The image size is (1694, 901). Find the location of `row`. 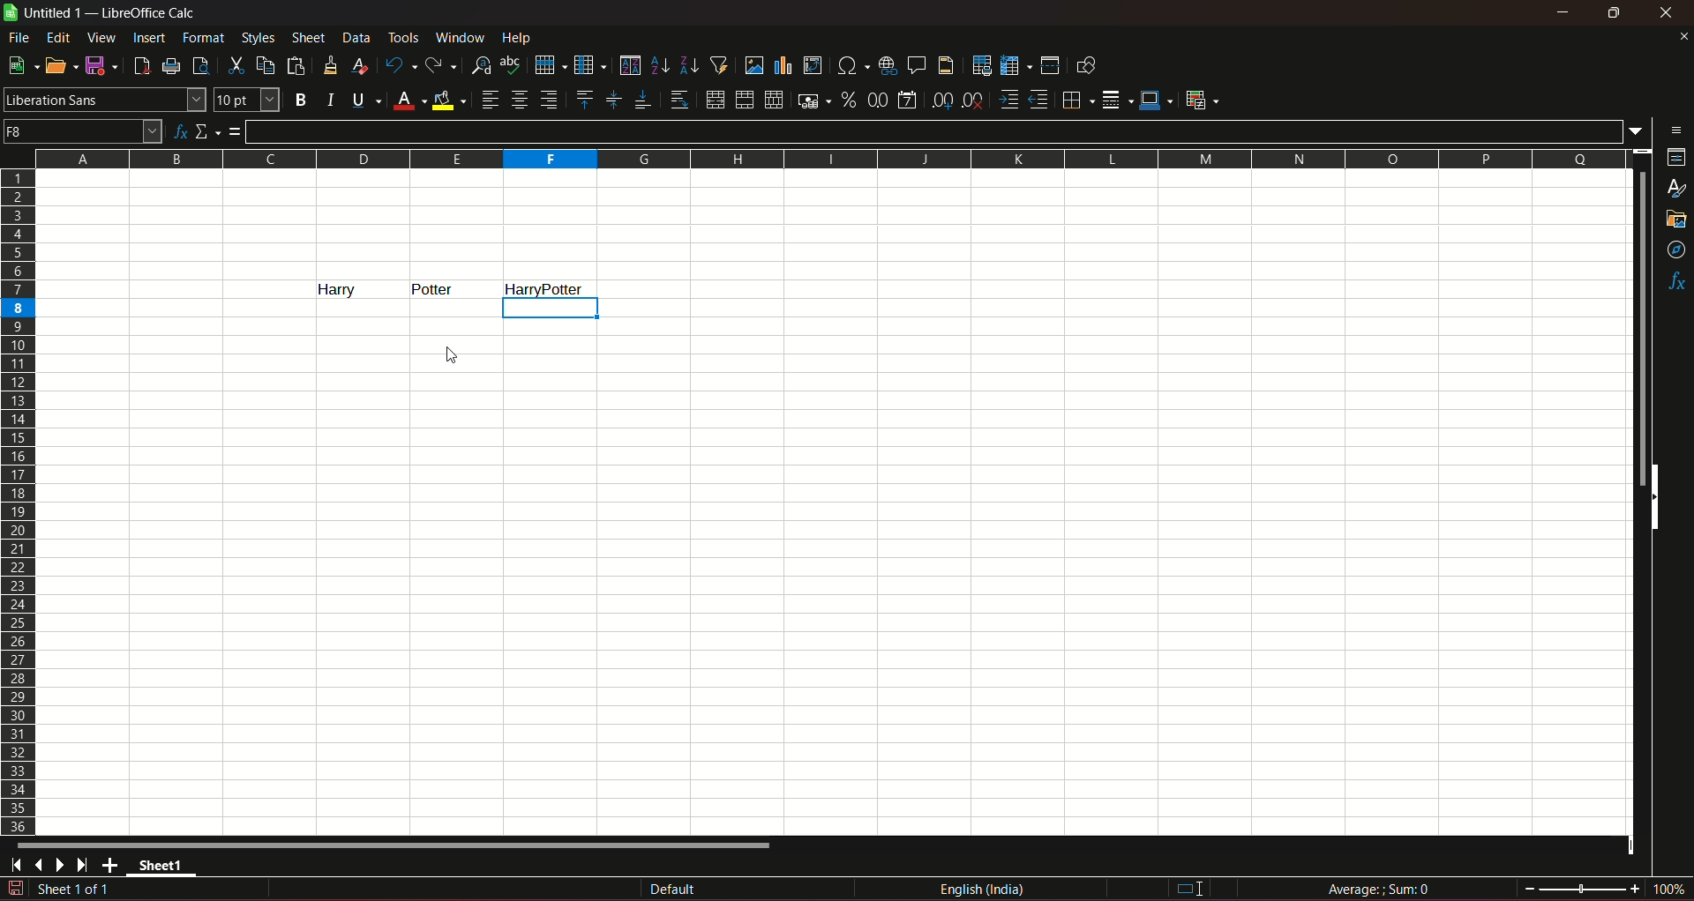

row is located at coordinates (546, 63).